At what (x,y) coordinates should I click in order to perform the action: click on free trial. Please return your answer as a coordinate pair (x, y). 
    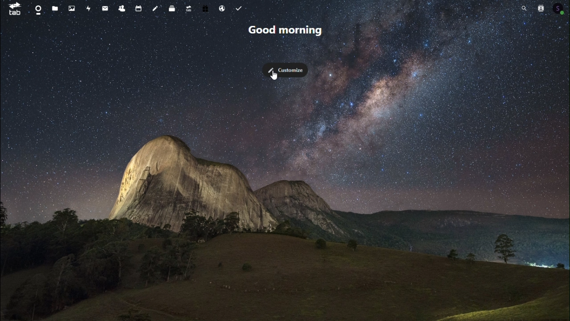
    Looking at the image, I should click on (205, 8).